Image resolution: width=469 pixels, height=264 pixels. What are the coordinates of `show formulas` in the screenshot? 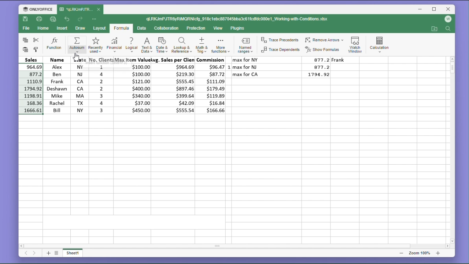 It's located at (324, 49).